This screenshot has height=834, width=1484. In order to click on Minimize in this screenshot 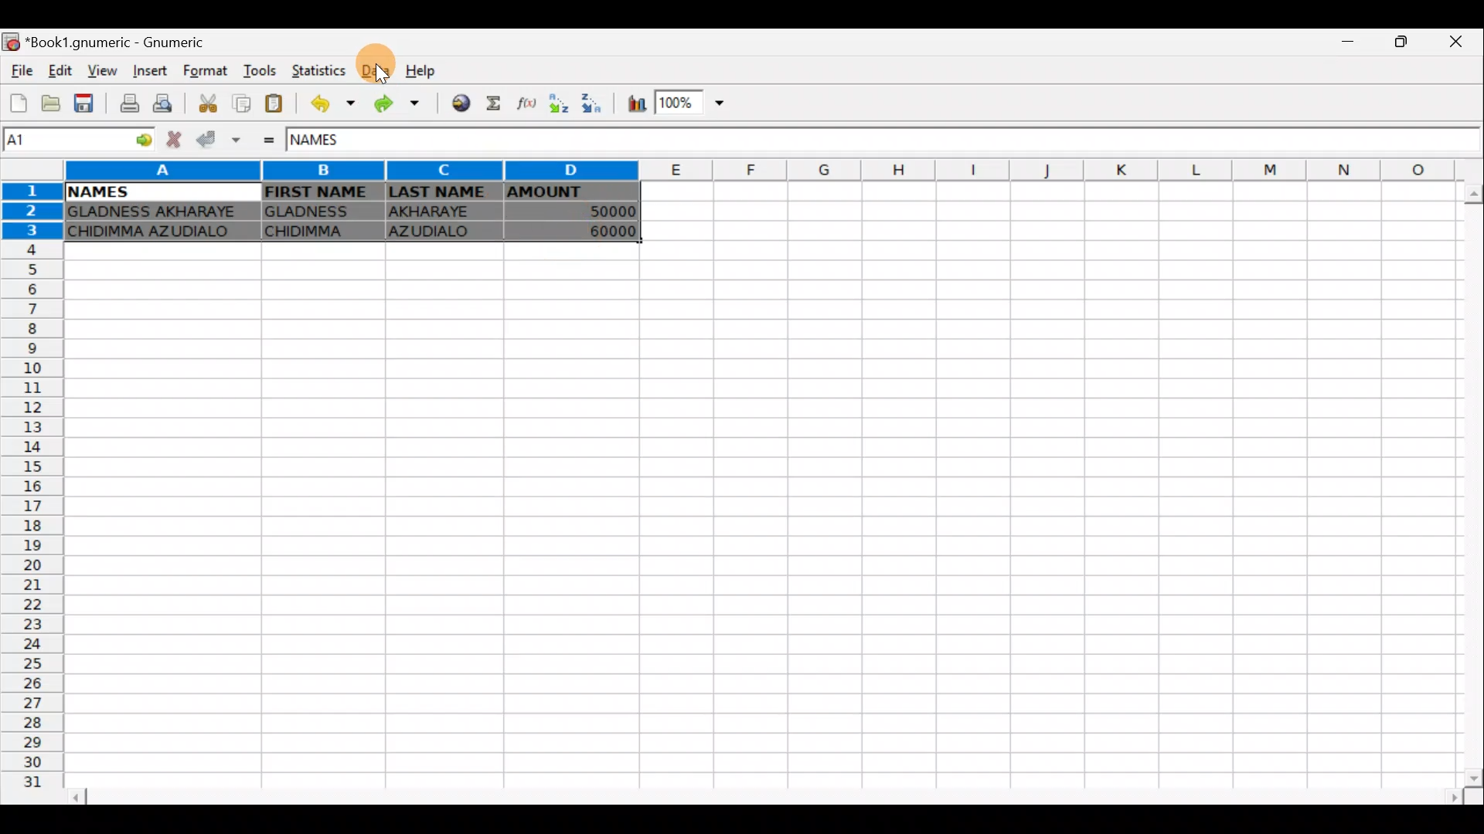, I will do `click(1349, 46)`.